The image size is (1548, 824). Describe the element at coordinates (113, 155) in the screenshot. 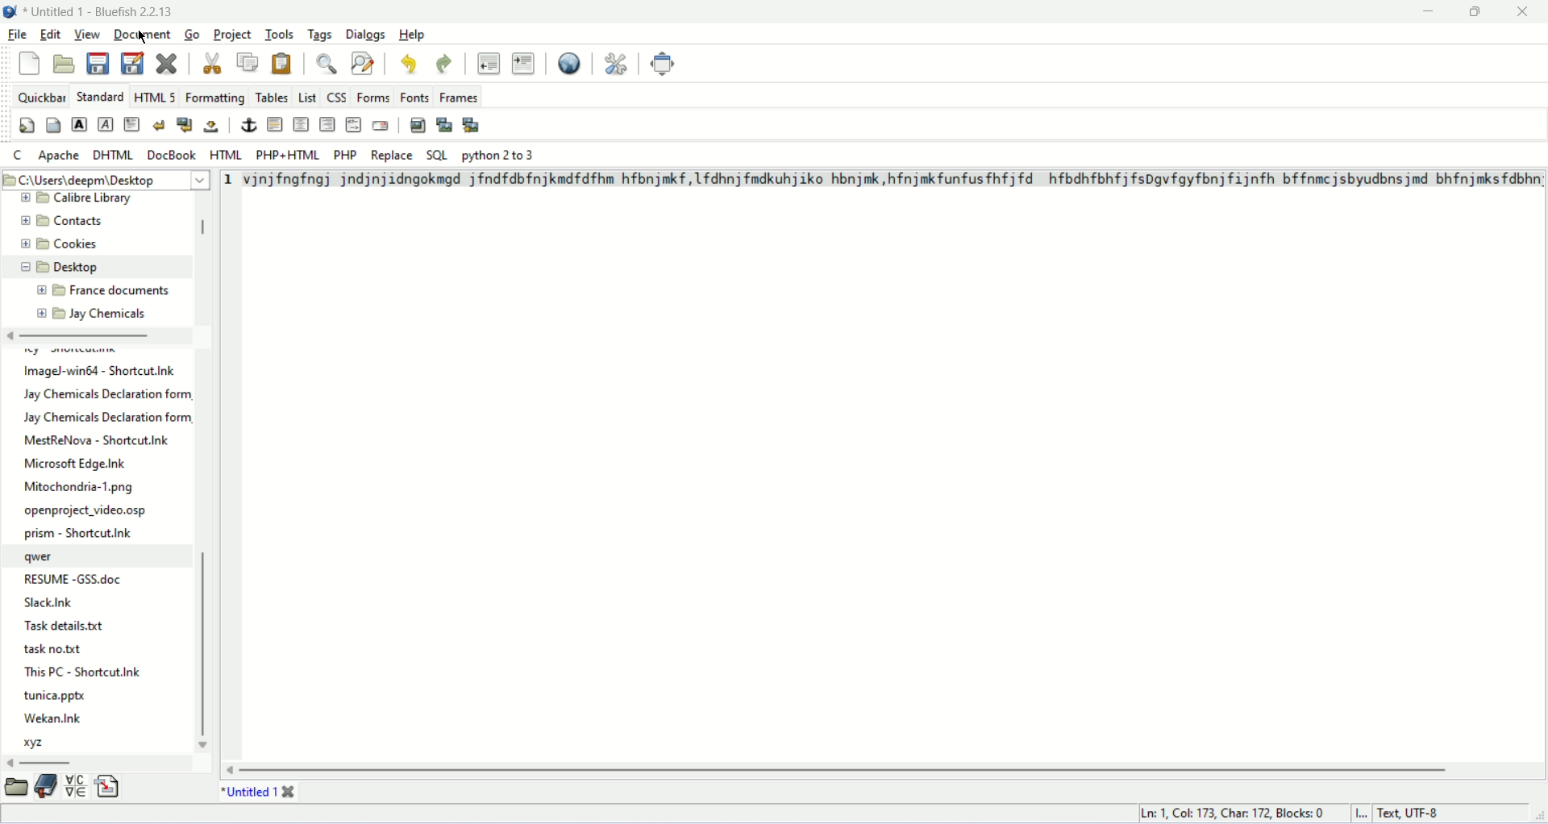

I see `DHTML` at that location.